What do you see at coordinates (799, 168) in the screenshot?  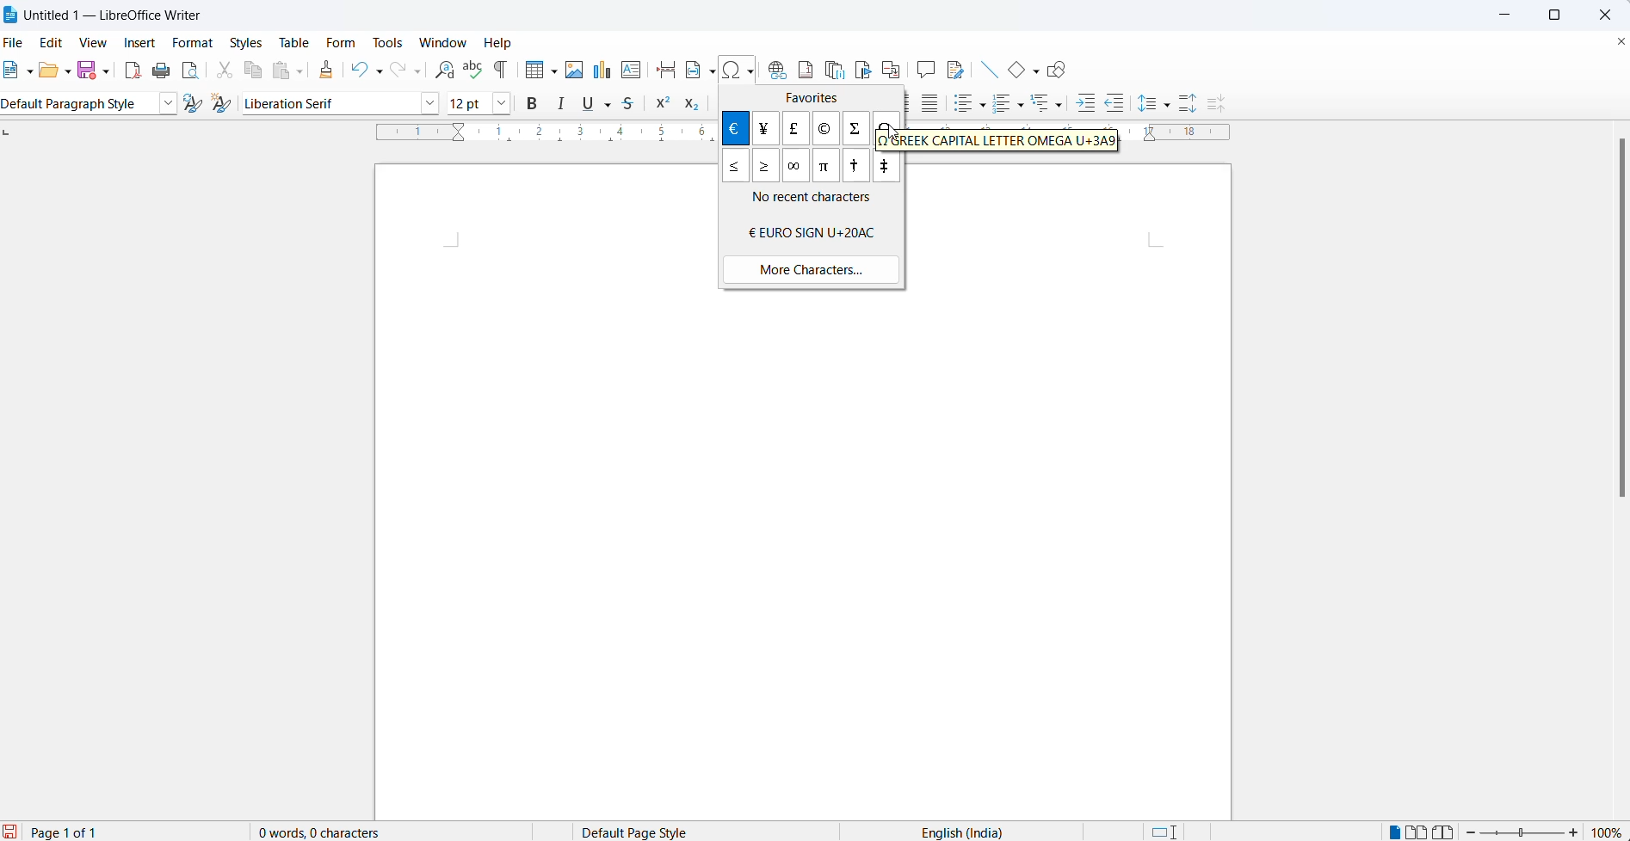 I see `infinity` at bounding box center [799, 168].